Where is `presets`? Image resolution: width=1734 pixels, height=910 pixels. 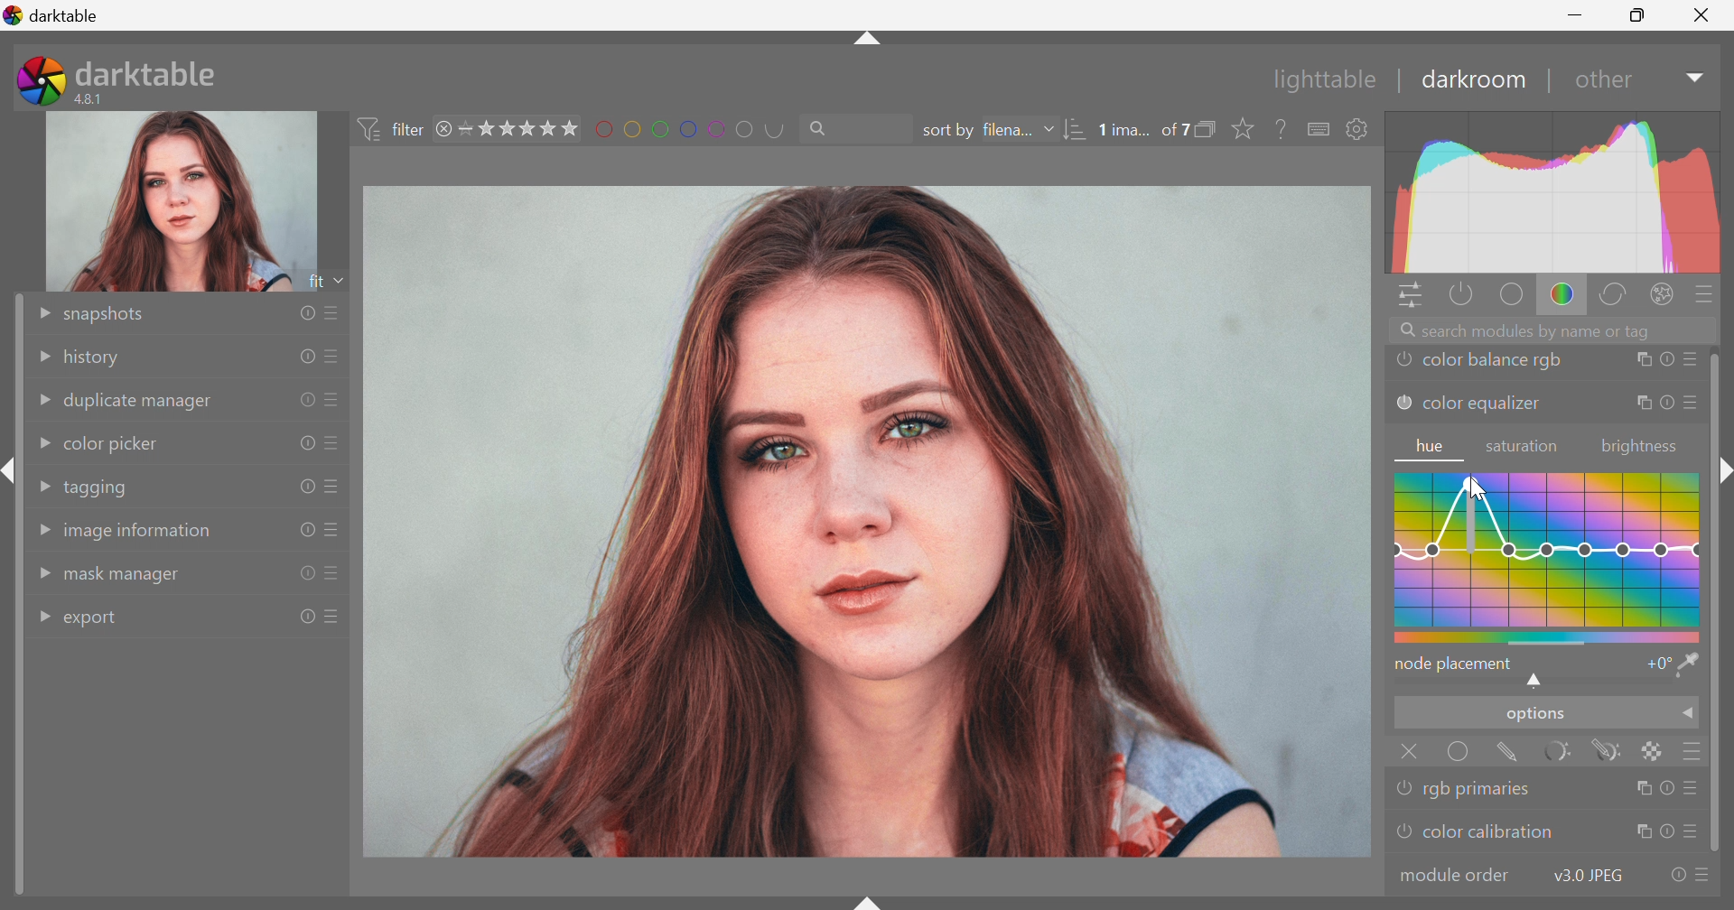
presets is located at coordinates (334, 574).